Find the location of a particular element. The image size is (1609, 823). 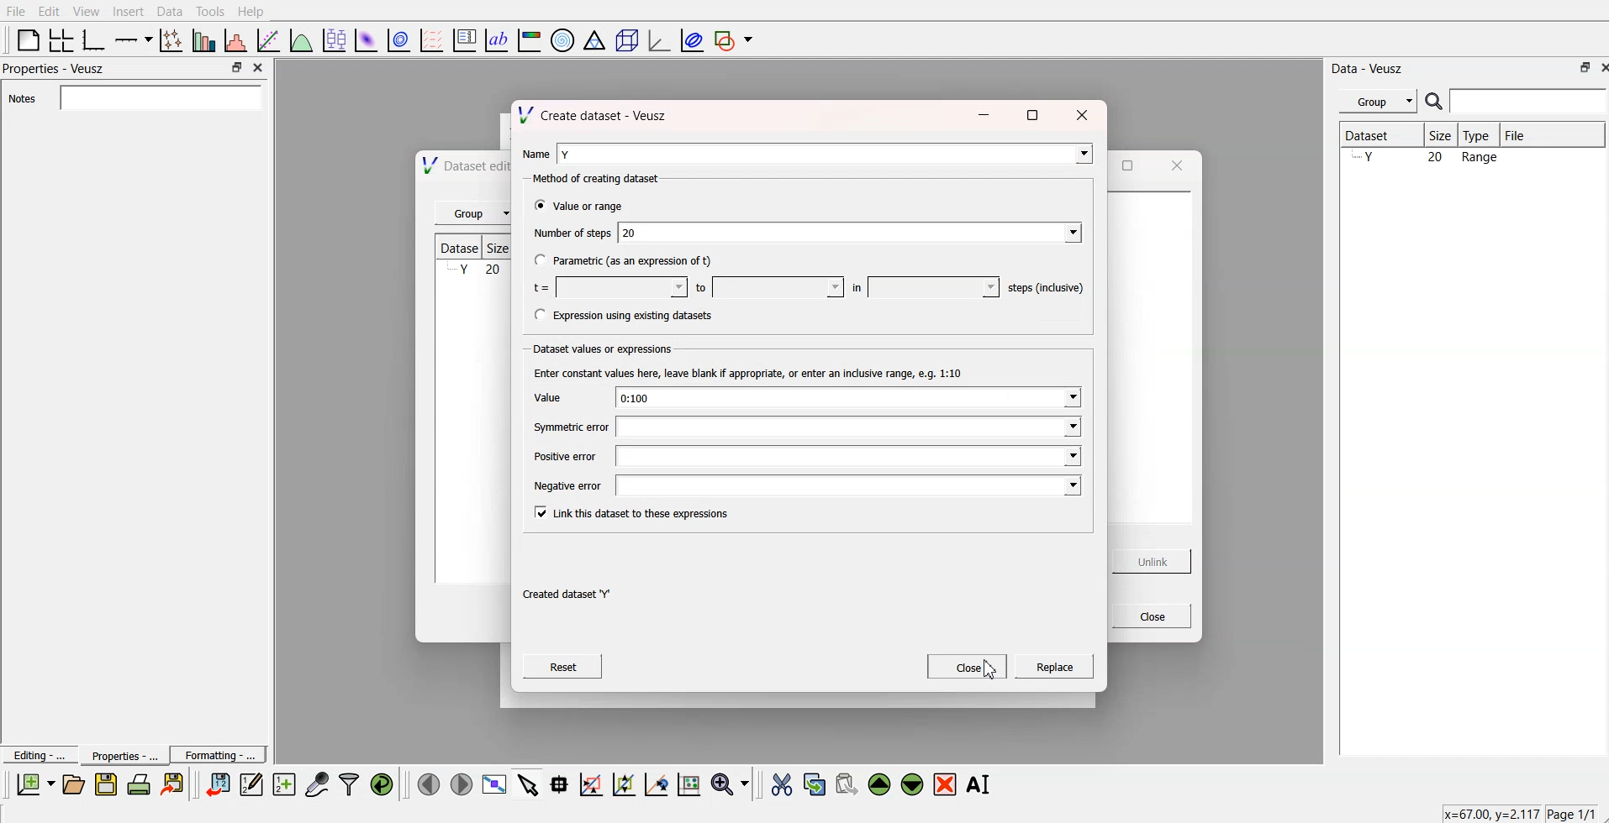

select items from the graph is located at coordinates (530, 783).